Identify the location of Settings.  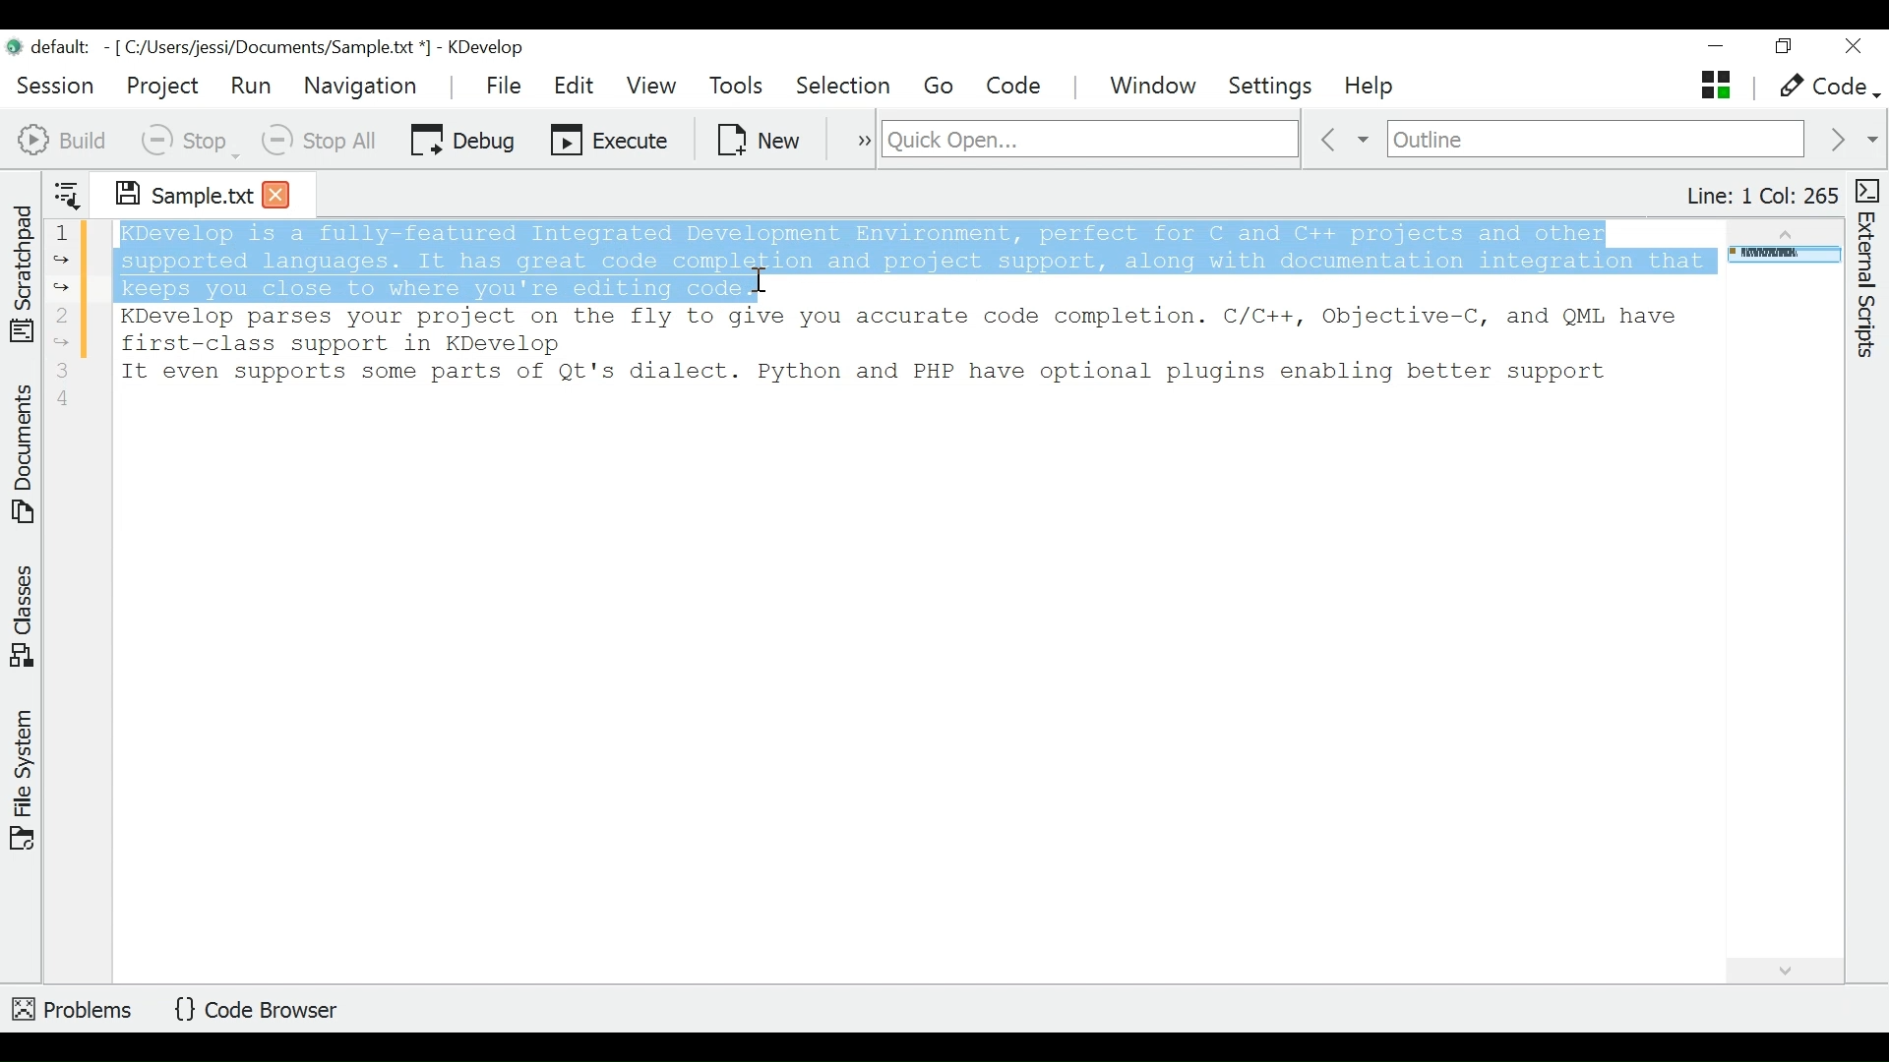
(1277, 87).